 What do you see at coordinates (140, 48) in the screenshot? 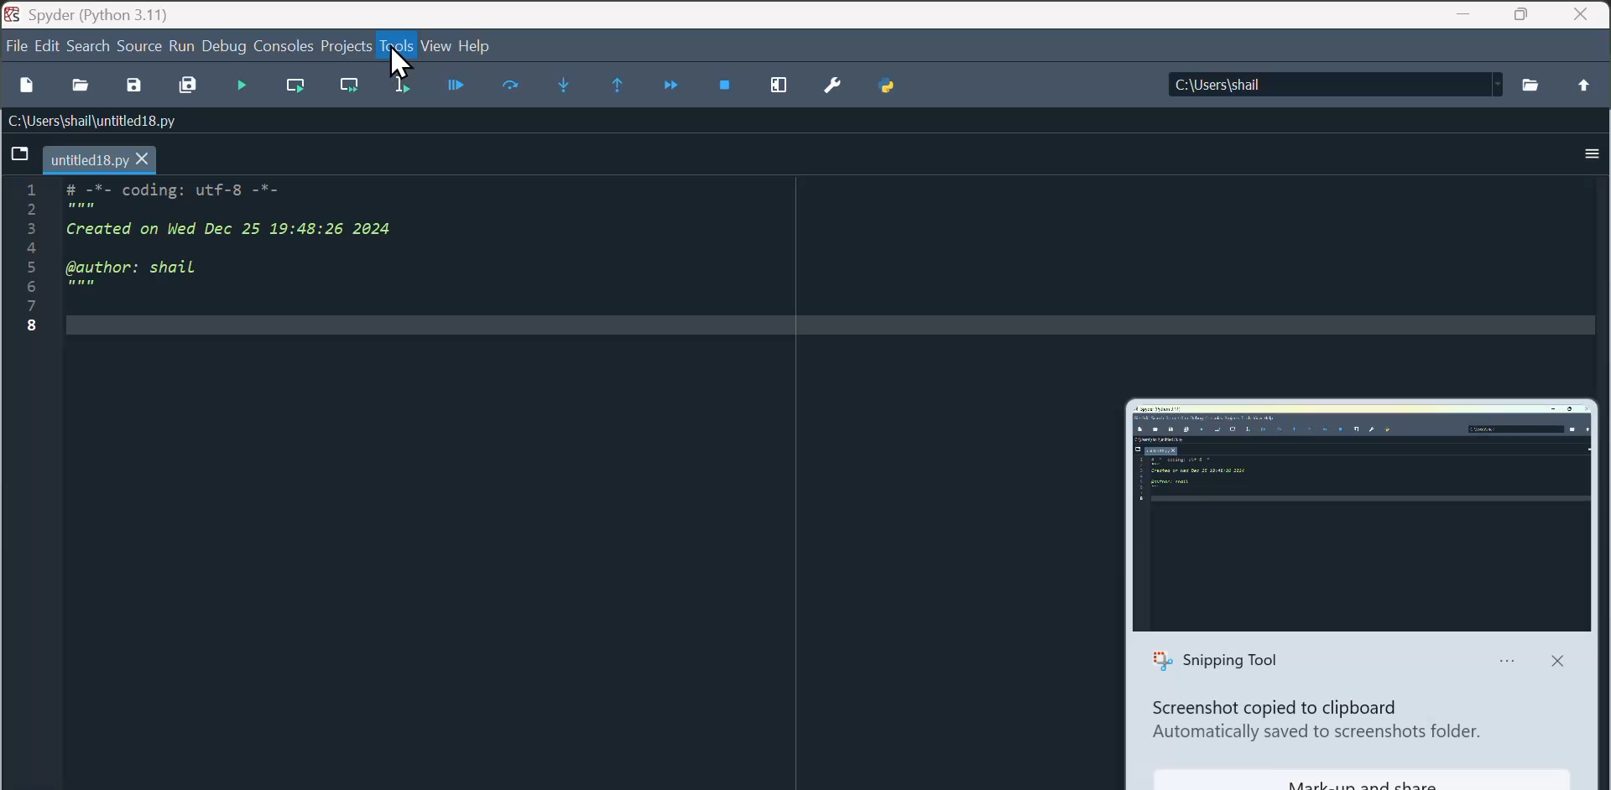
I see `Source` at bounding box center [140, 48].